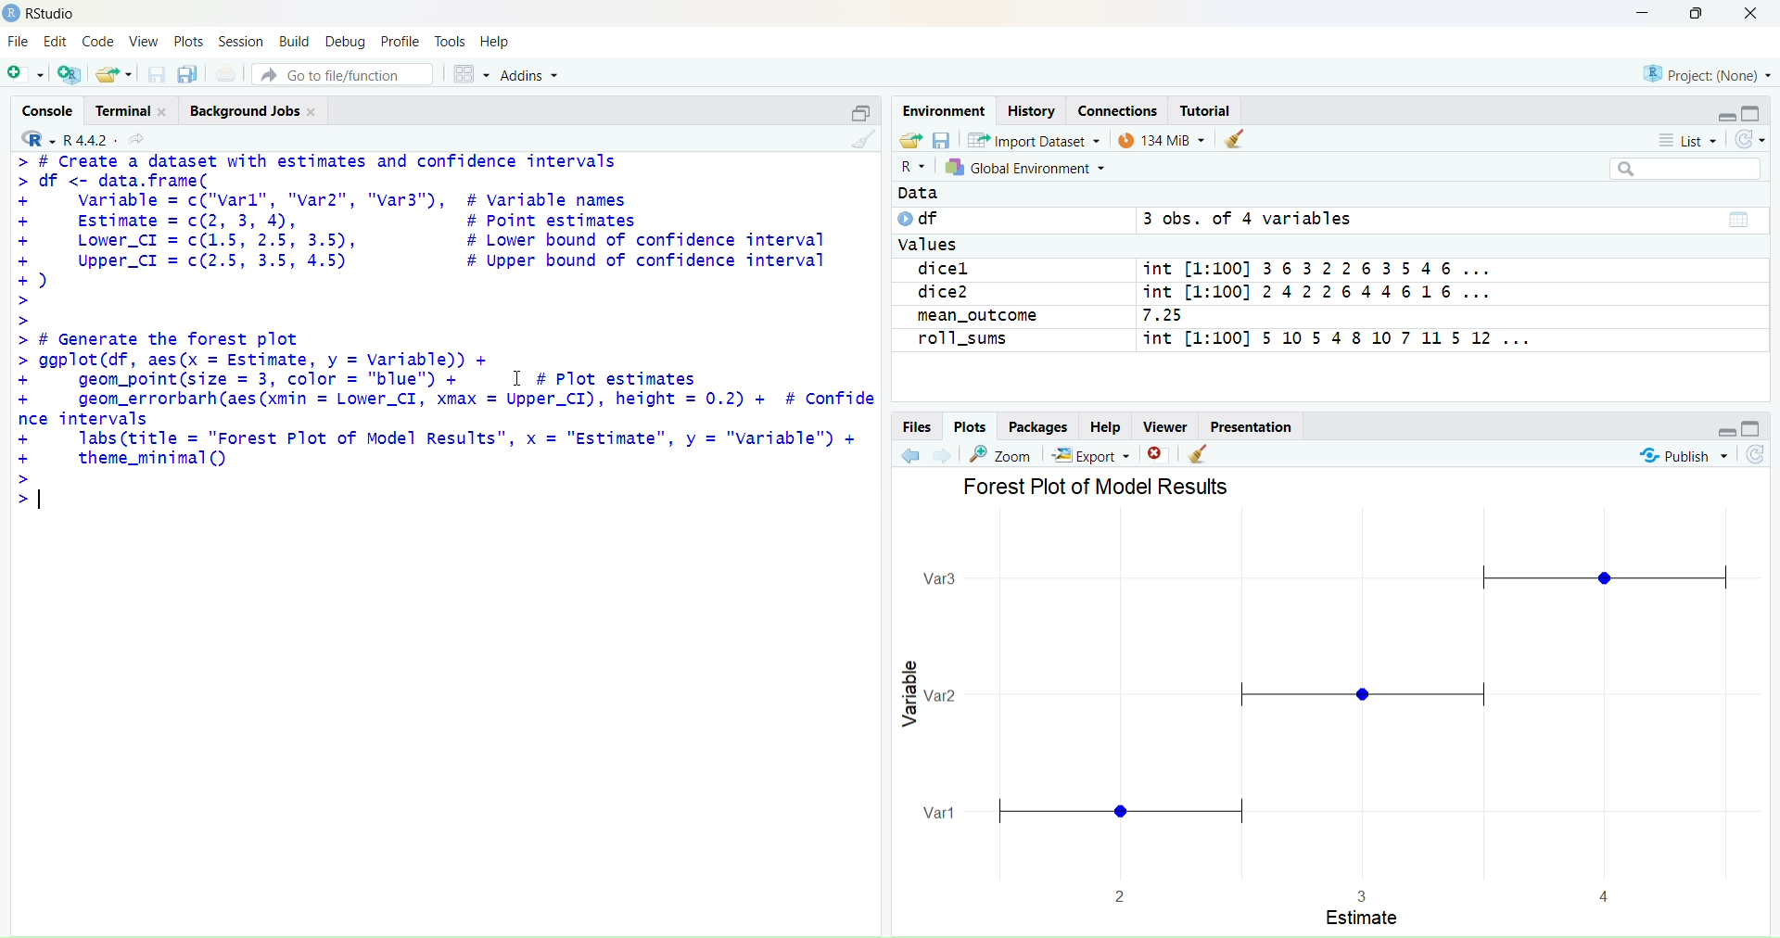 The image size is (1780, 938). What do you see at coordinates (26, 71) in the screenshot?
I see `new file` at bounding box center [26, 71].